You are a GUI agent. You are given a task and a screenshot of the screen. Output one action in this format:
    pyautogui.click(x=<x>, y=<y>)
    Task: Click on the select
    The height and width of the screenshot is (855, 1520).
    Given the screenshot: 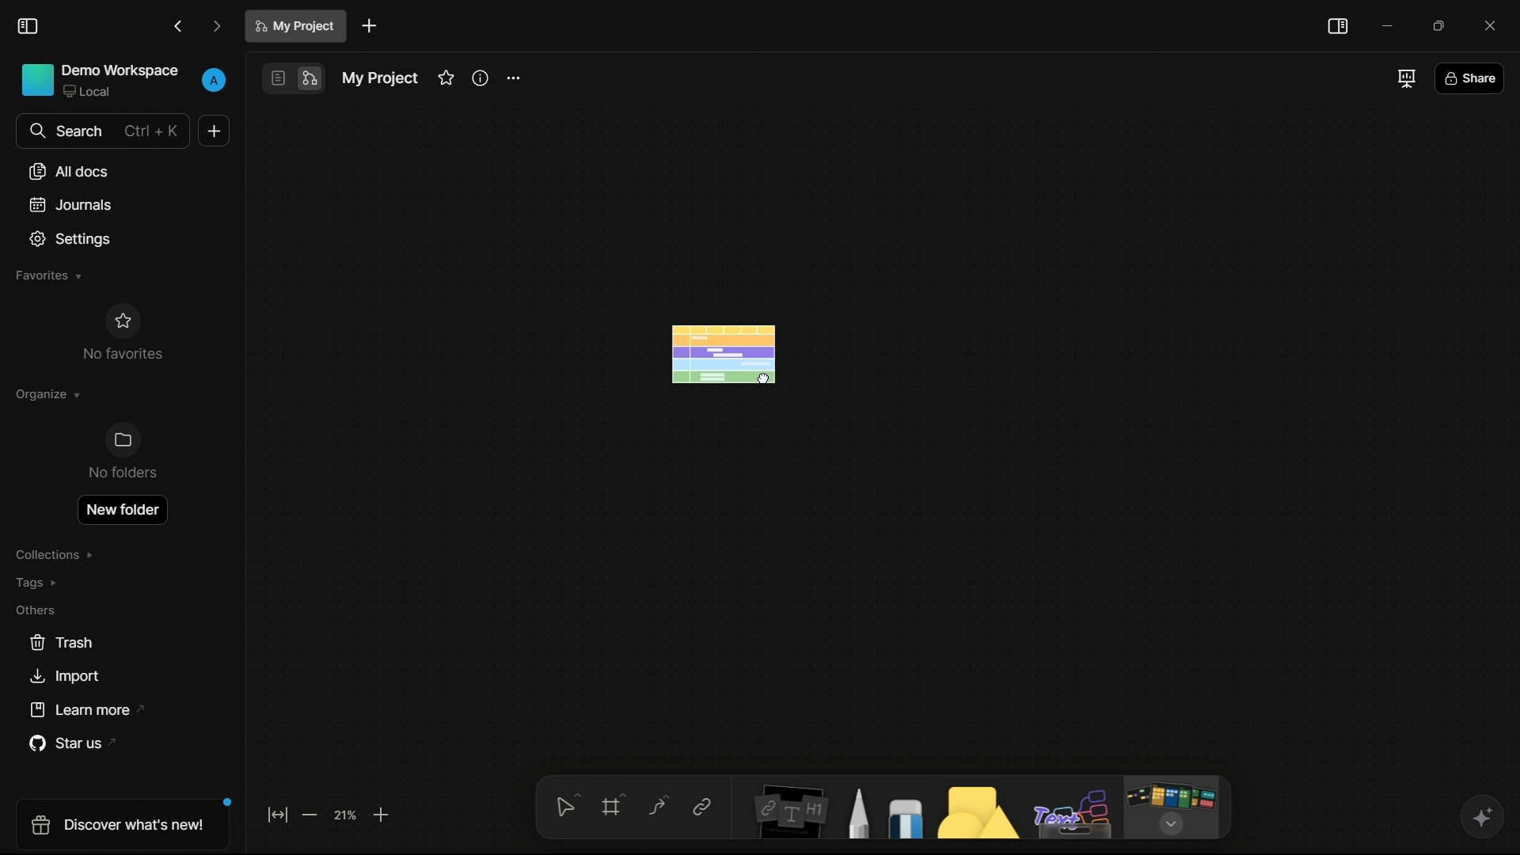 What is the action you would take?
    pyautogui.click(x=568, y=807)
    